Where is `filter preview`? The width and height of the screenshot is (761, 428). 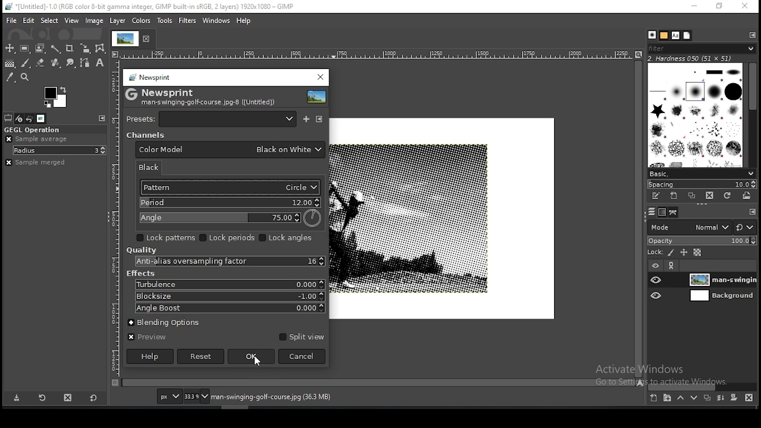 filter preview is located at coordinates (317, 96).